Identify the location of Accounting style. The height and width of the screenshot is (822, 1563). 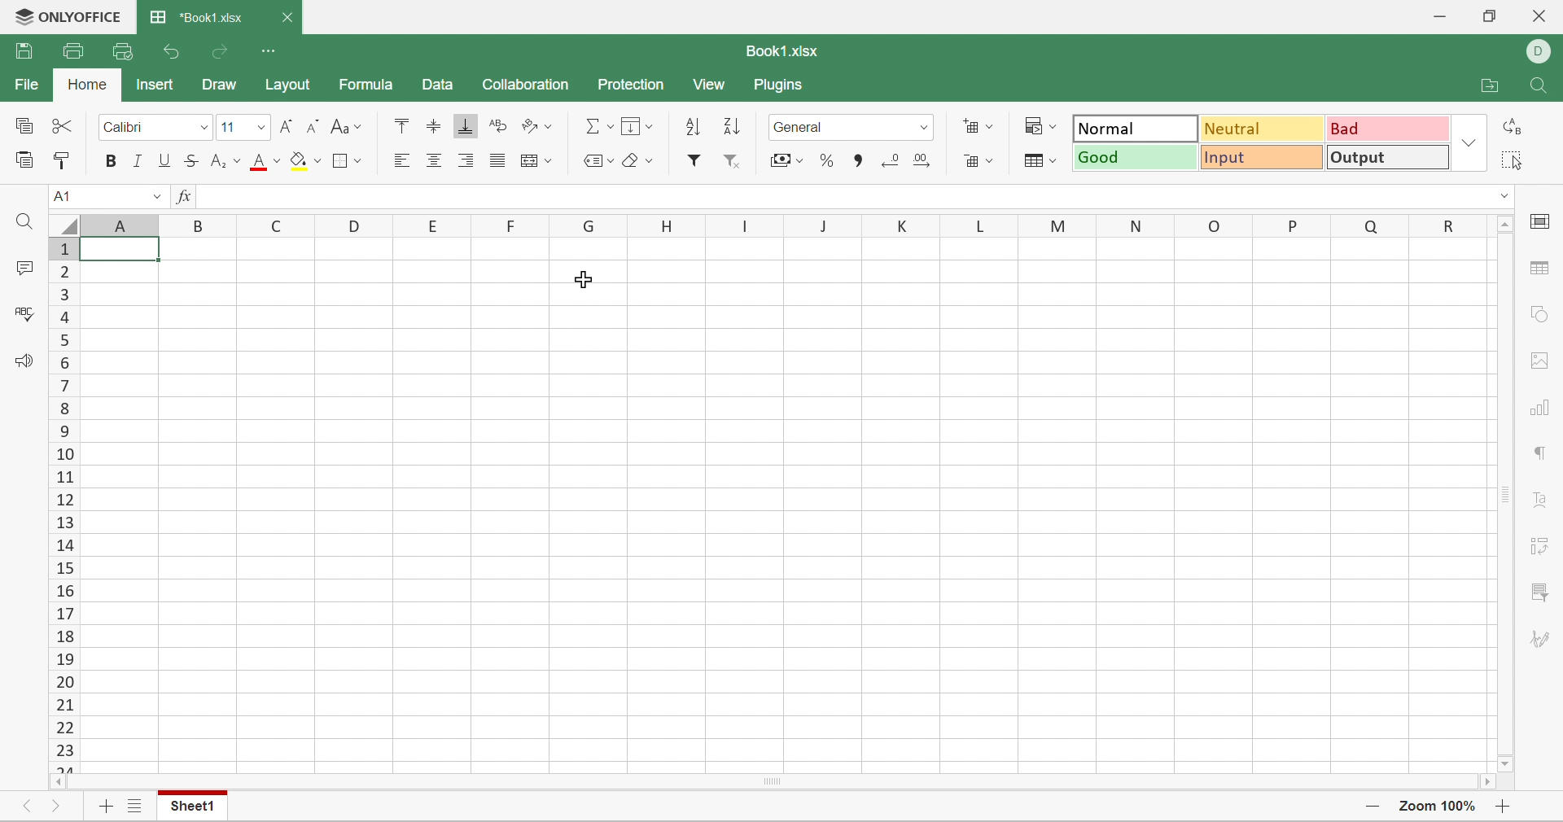
(785, 160).